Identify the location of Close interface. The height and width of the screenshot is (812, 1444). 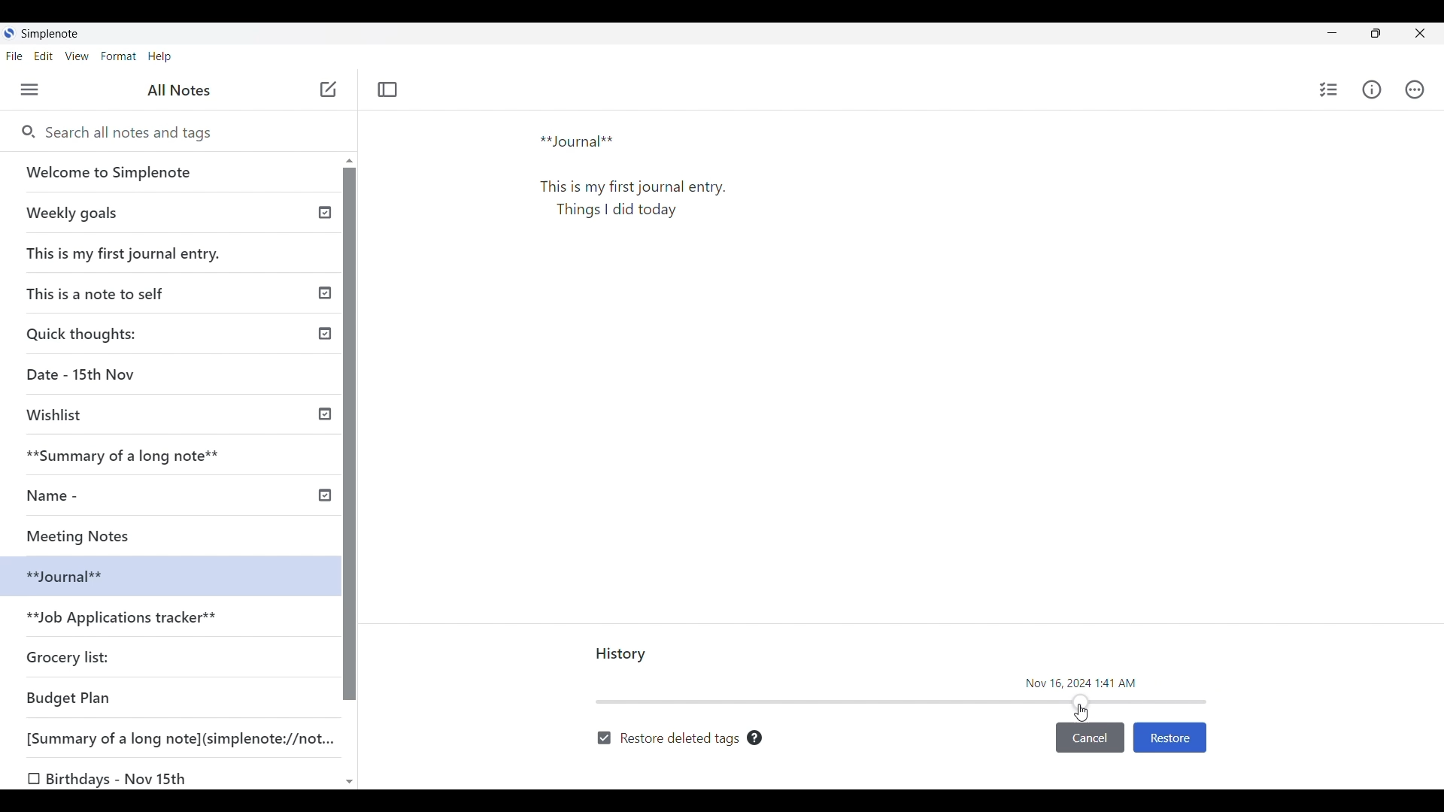
(1419, 33).